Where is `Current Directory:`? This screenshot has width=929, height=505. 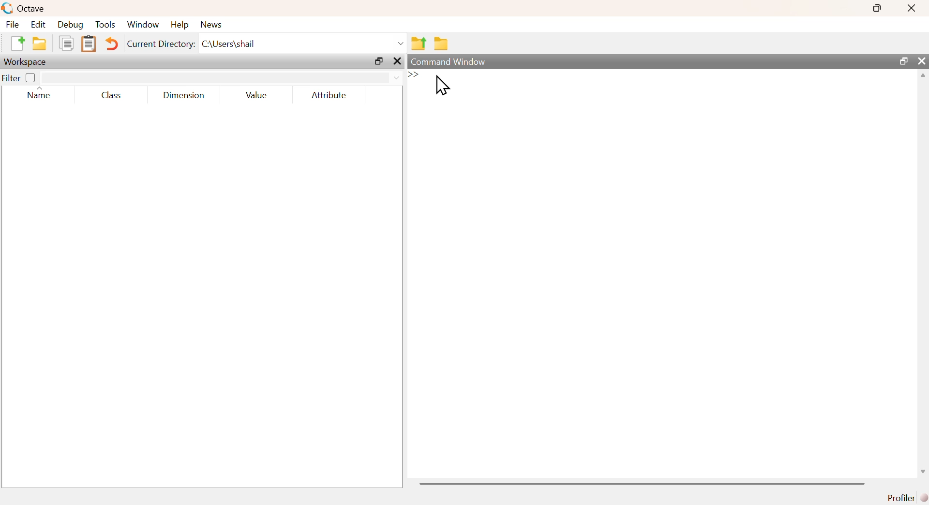 Current Directory: is located at coordinates (159, 45).